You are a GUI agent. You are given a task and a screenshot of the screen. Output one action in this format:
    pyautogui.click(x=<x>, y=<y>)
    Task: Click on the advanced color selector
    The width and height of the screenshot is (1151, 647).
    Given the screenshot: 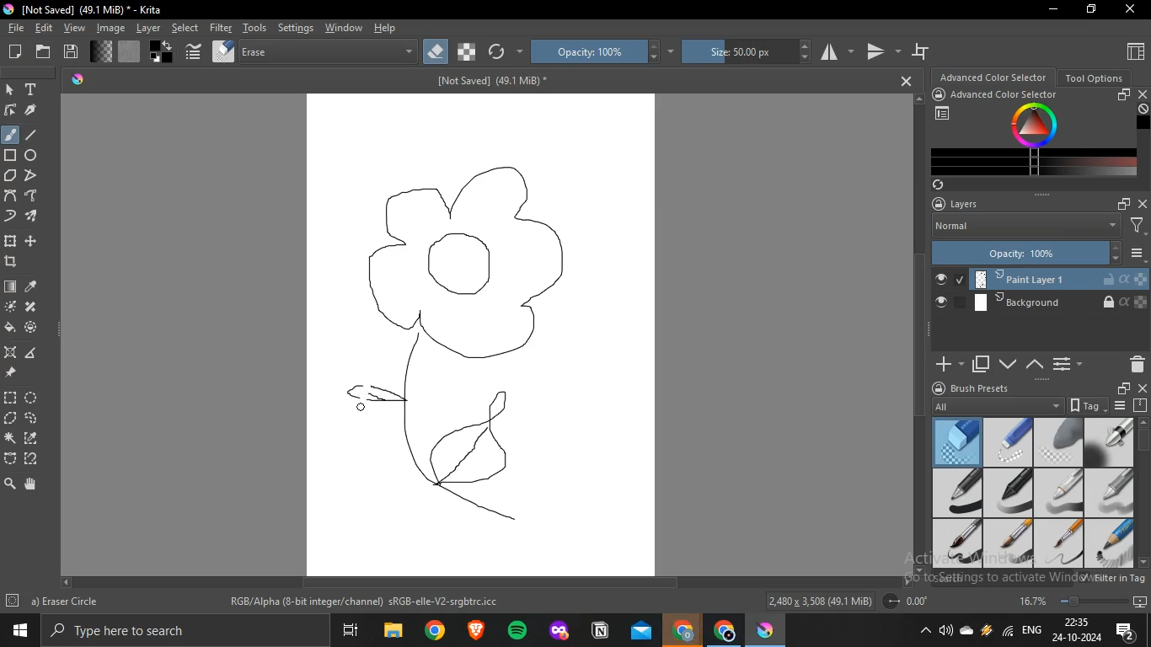 What is the action you would take?
    pyautogui.click(x=1009, y=94)
    